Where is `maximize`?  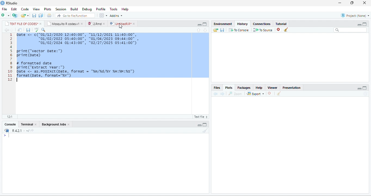
maximize is located at coordinates (205, 124).